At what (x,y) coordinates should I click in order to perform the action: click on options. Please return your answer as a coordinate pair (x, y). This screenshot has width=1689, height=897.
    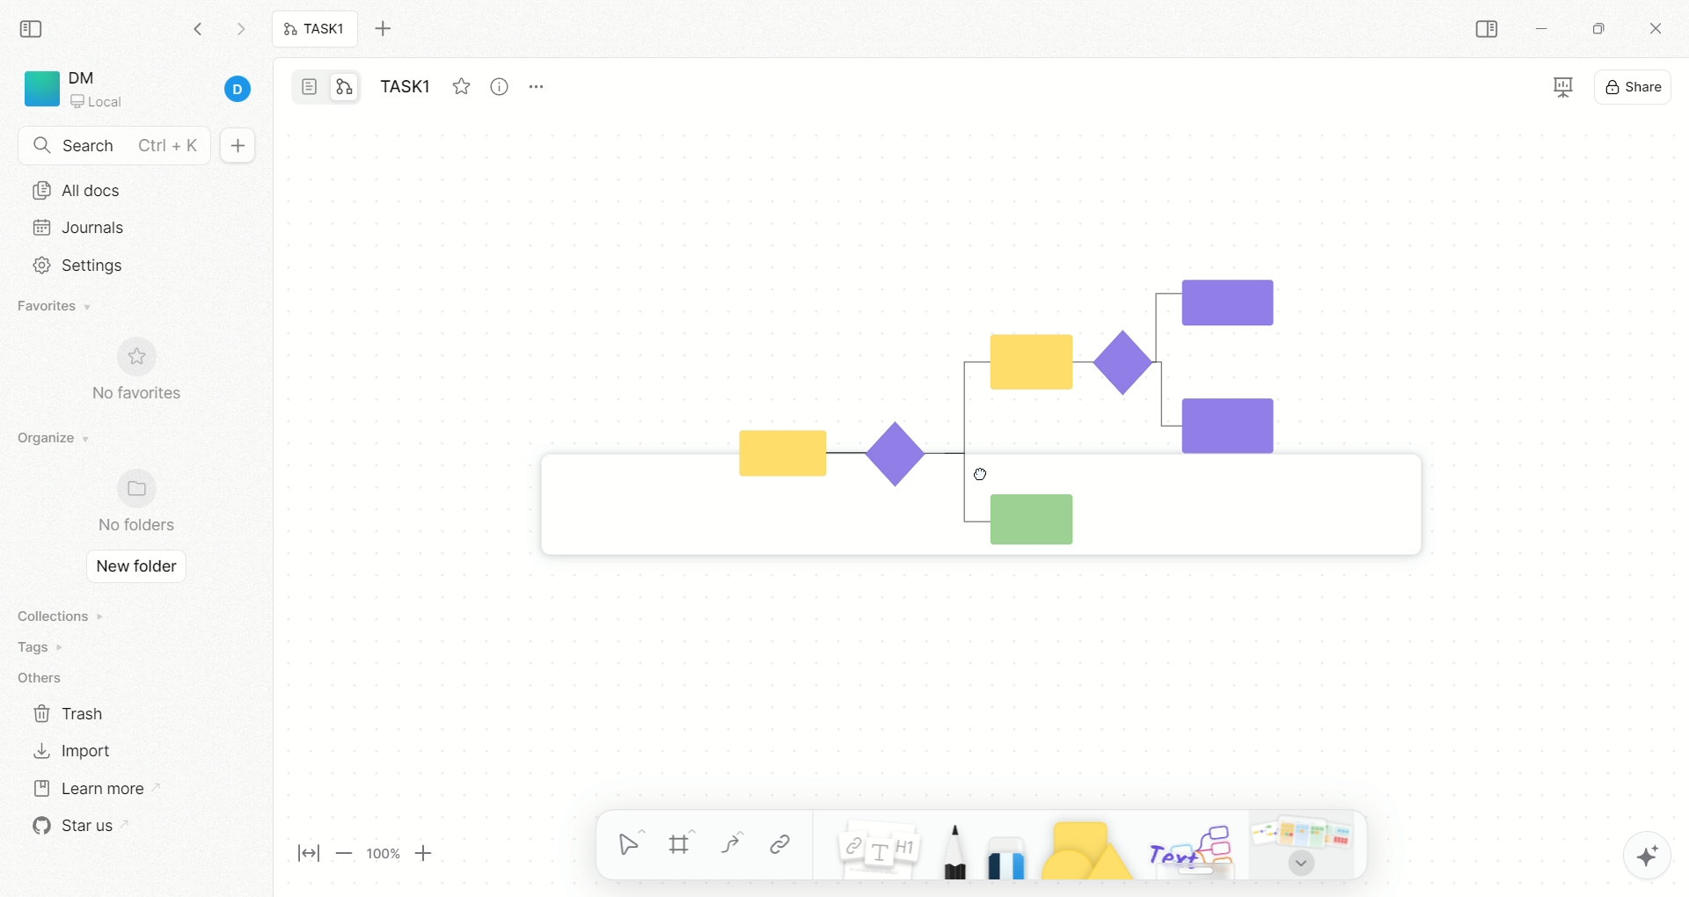
    Looking at the image, I should click on (545, 83).